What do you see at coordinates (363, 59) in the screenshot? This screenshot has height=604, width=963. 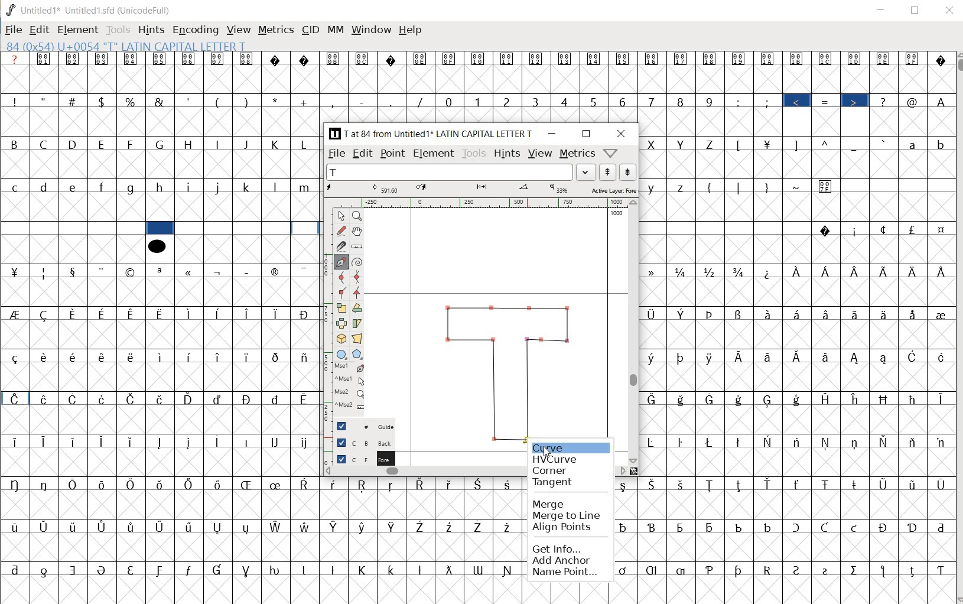 I see `Symbol` at bounding box center [363, 59].